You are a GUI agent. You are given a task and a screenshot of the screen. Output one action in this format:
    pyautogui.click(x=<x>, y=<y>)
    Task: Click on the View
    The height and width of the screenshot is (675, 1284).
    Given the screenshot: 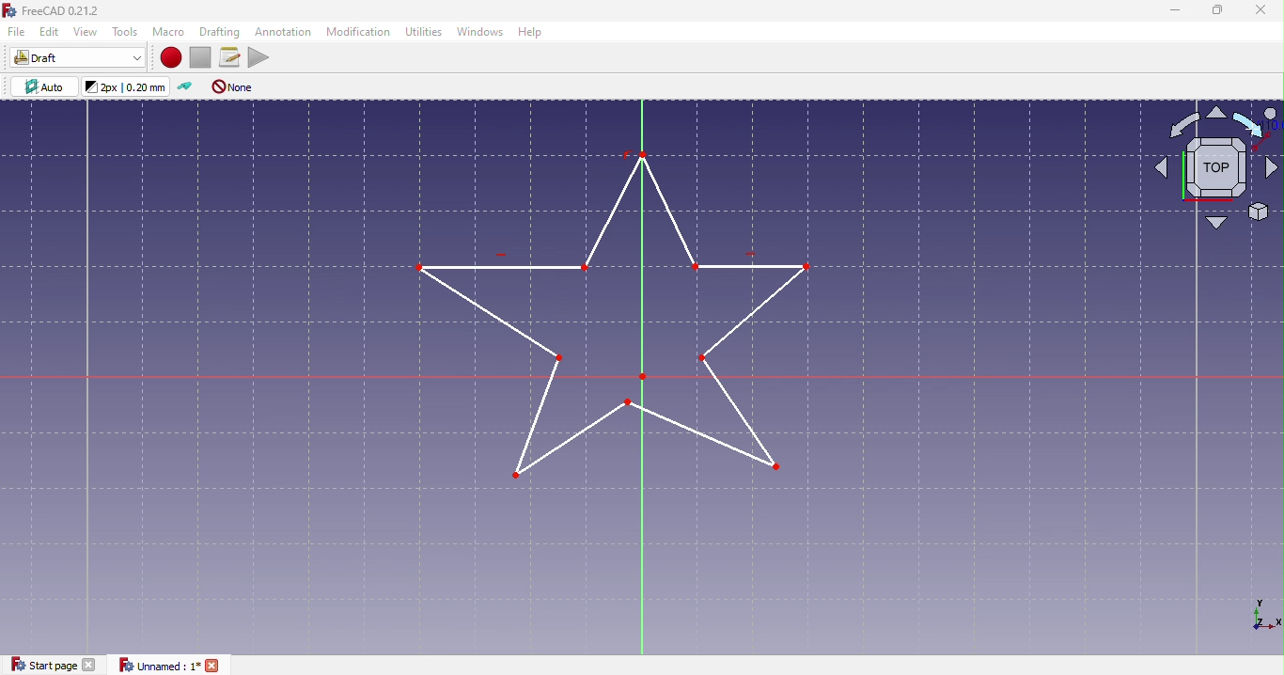 What is the action you would take?
    pyautogui.click(x=89, y=32)
    